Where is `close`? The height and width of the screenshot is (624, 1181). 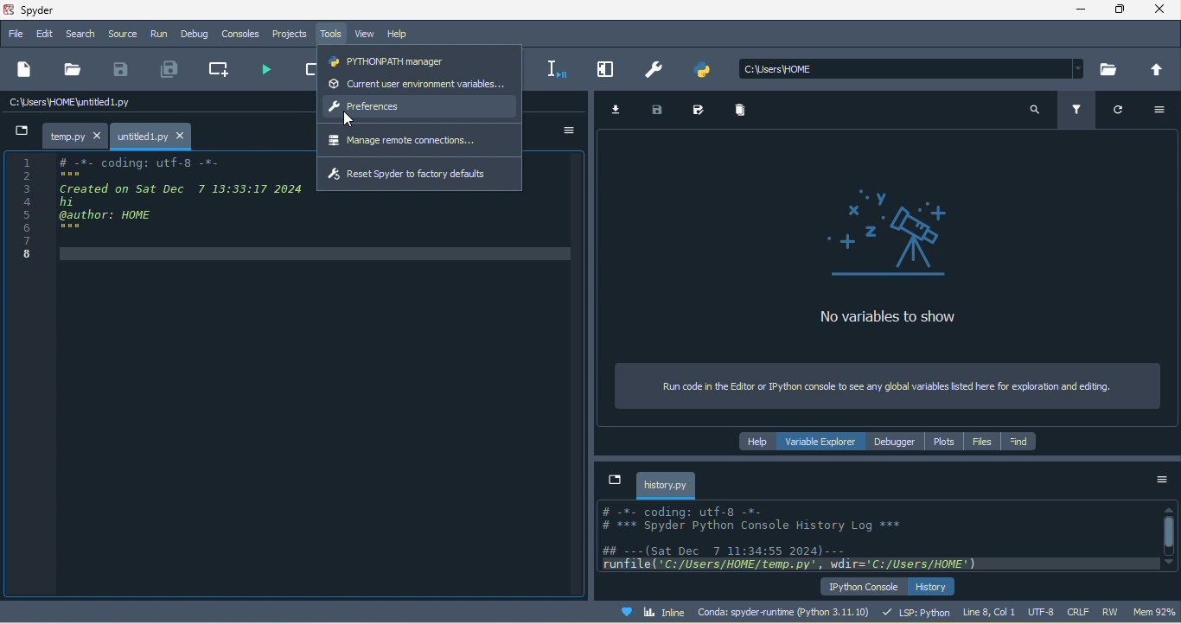 close is located at coordinates (1159, 11).